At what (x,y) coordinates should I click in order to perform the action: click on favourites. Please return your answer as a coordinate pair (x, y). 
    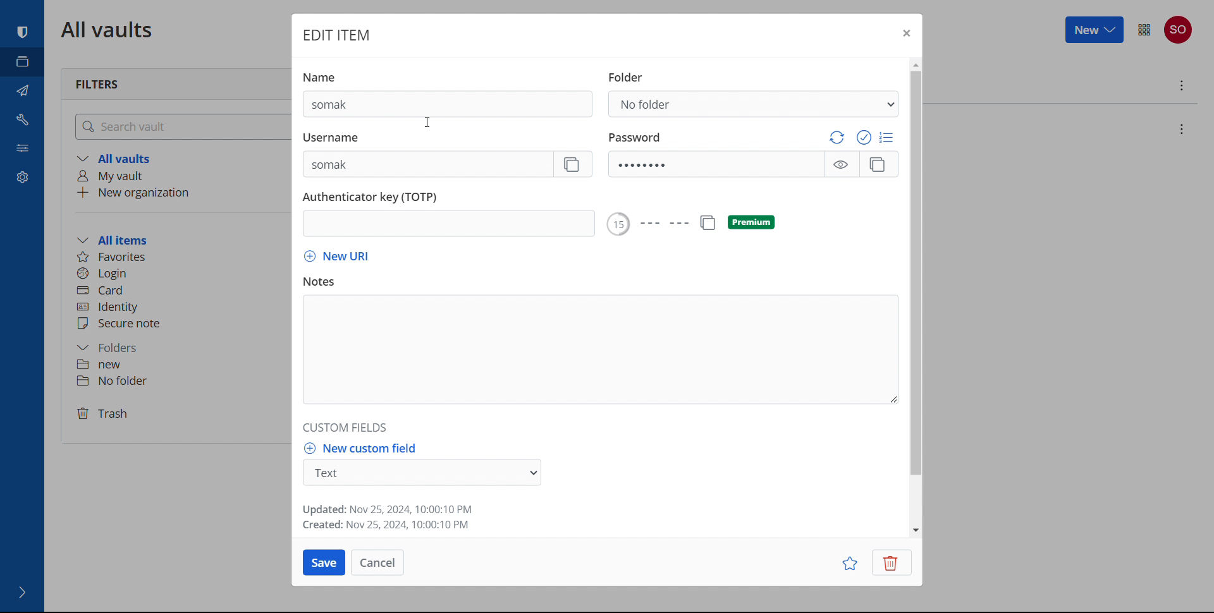
    Looking at the image, I should click on (178, 256).